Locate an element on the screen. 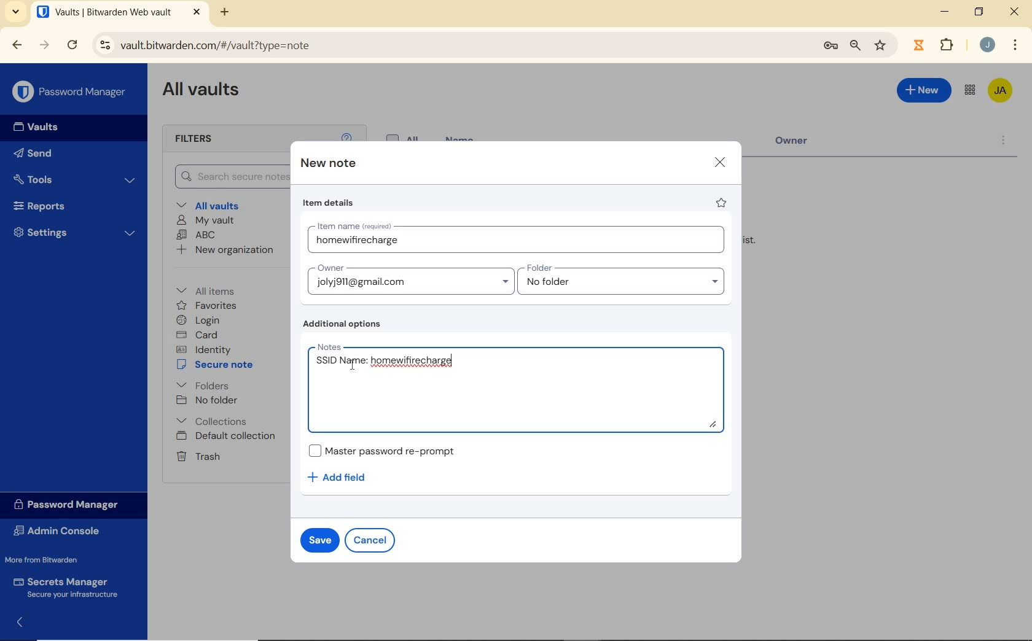 This screenshot has width=1032, height=641. Vaults is located at coordinates (32, 127).